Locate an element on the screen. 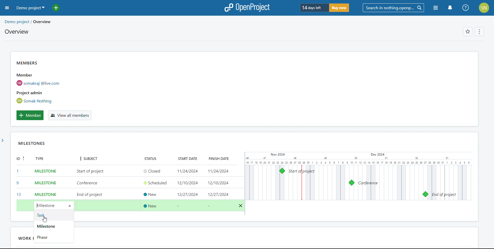 The height and width of the screenshot is (249, 494). cursor is located at coordinates (44, 221).